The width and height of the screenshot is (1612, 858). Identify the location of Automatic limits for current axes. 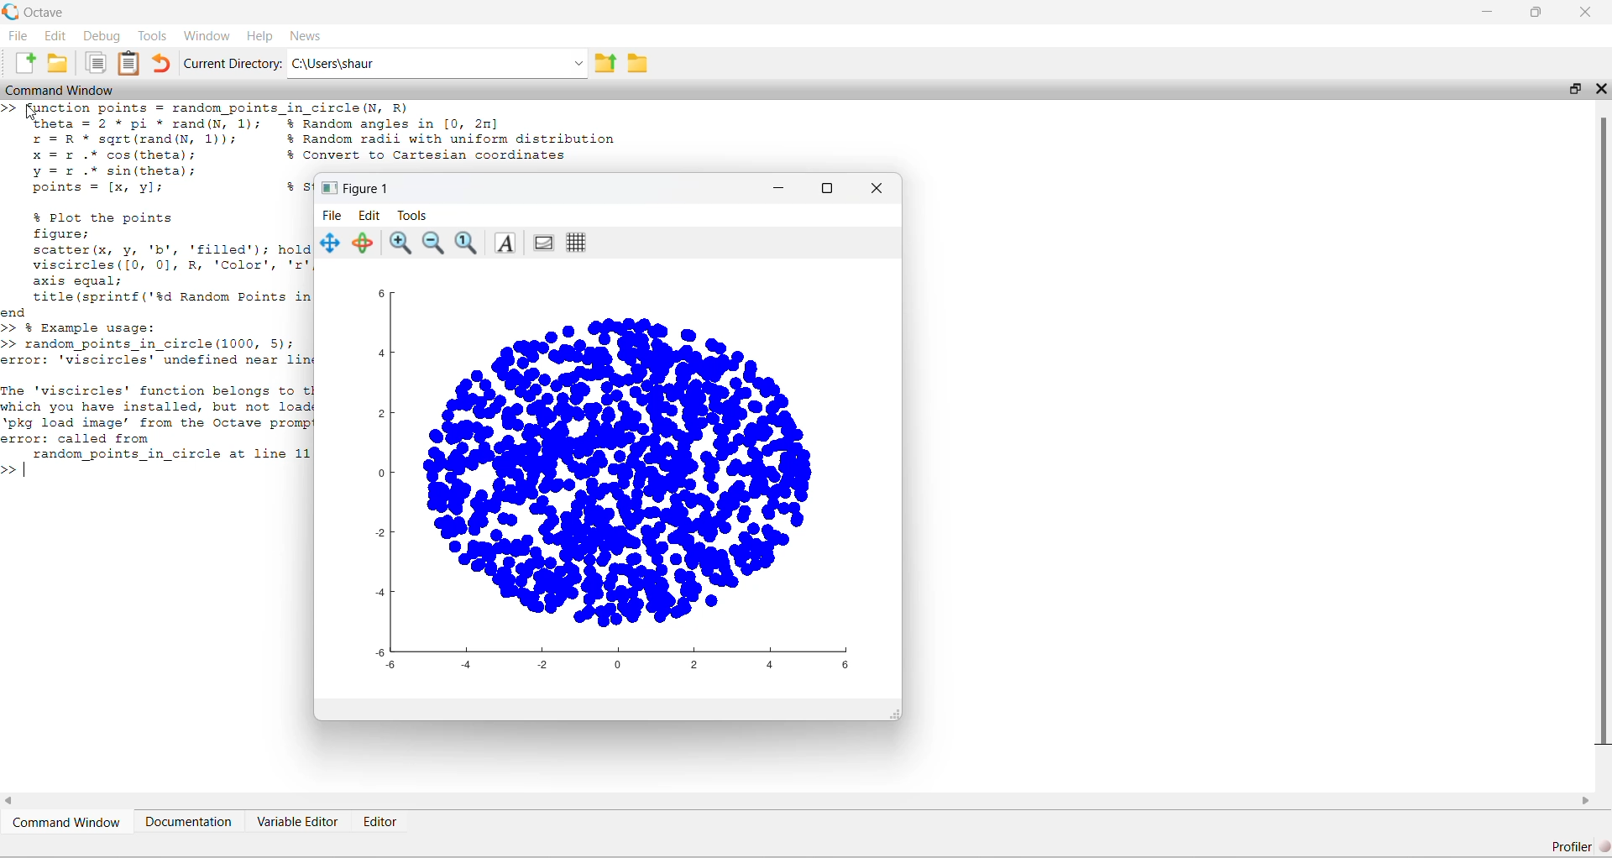
(466, 243).